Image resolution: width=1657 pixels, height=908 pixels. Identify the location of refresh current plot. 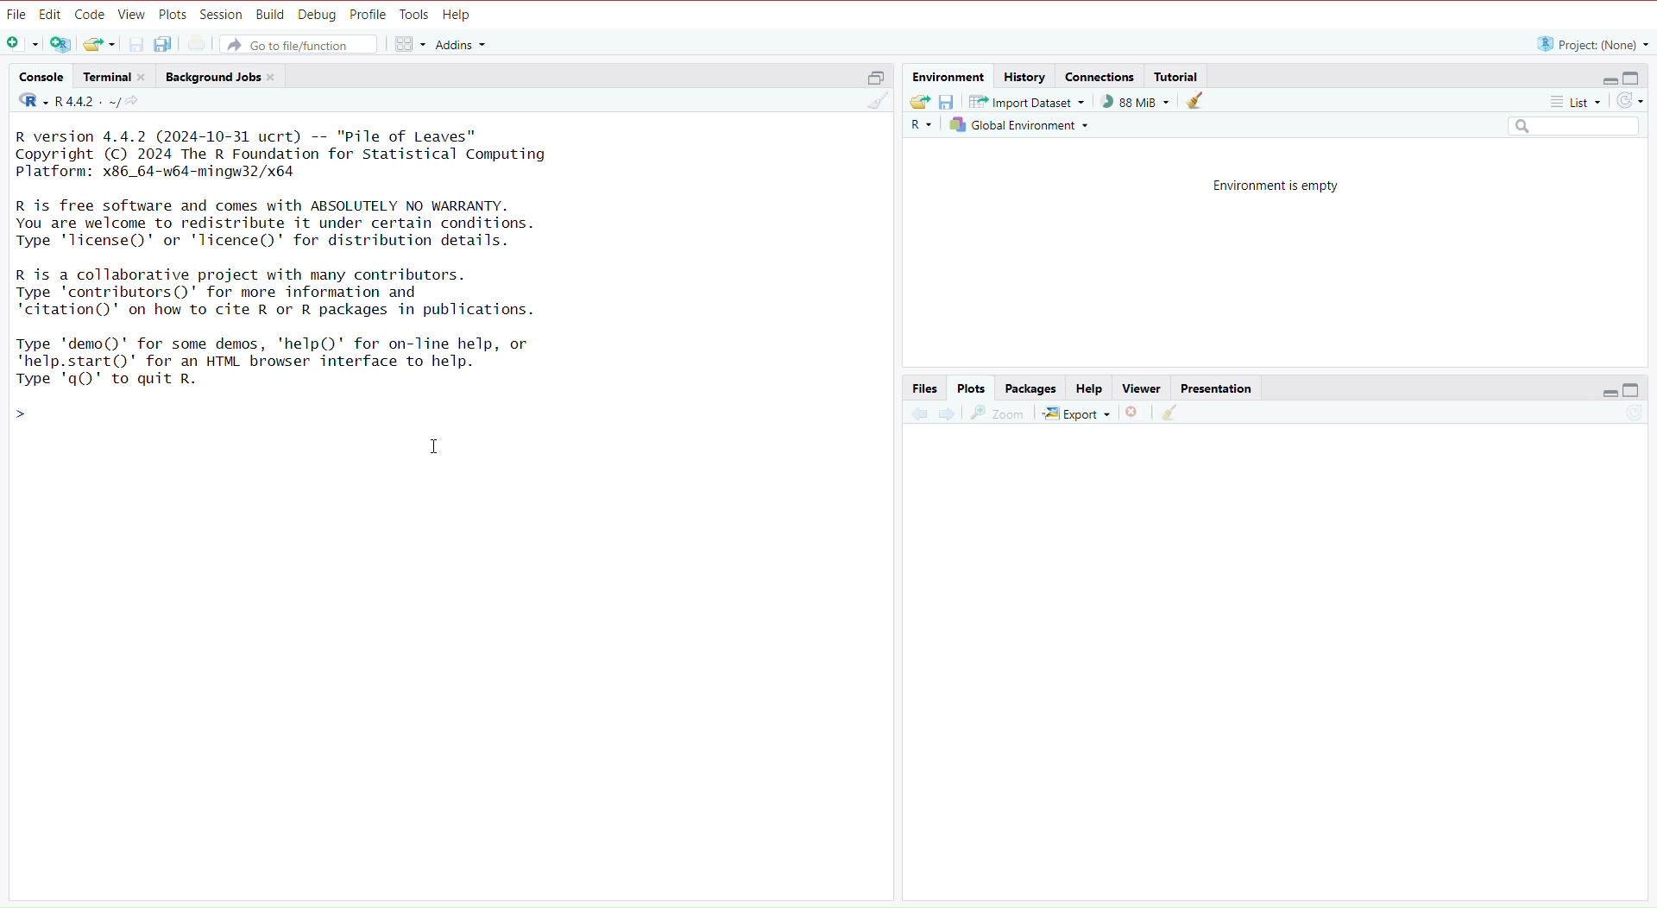
(1625, 417).